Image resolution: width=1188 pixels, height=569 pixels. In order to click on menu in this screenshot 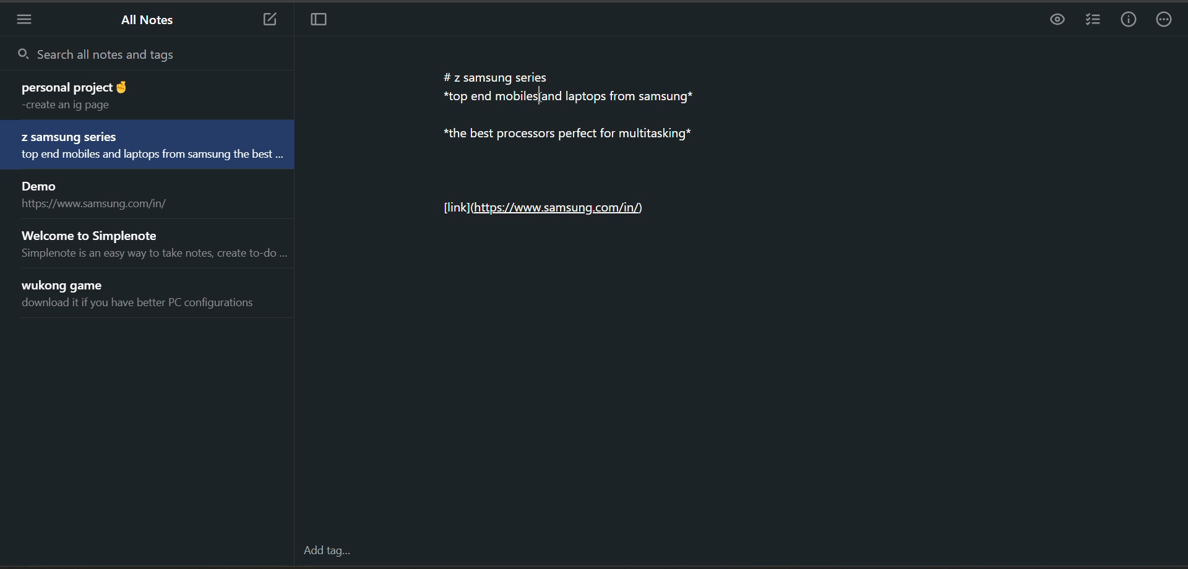, I will do `click(29, 19)`.